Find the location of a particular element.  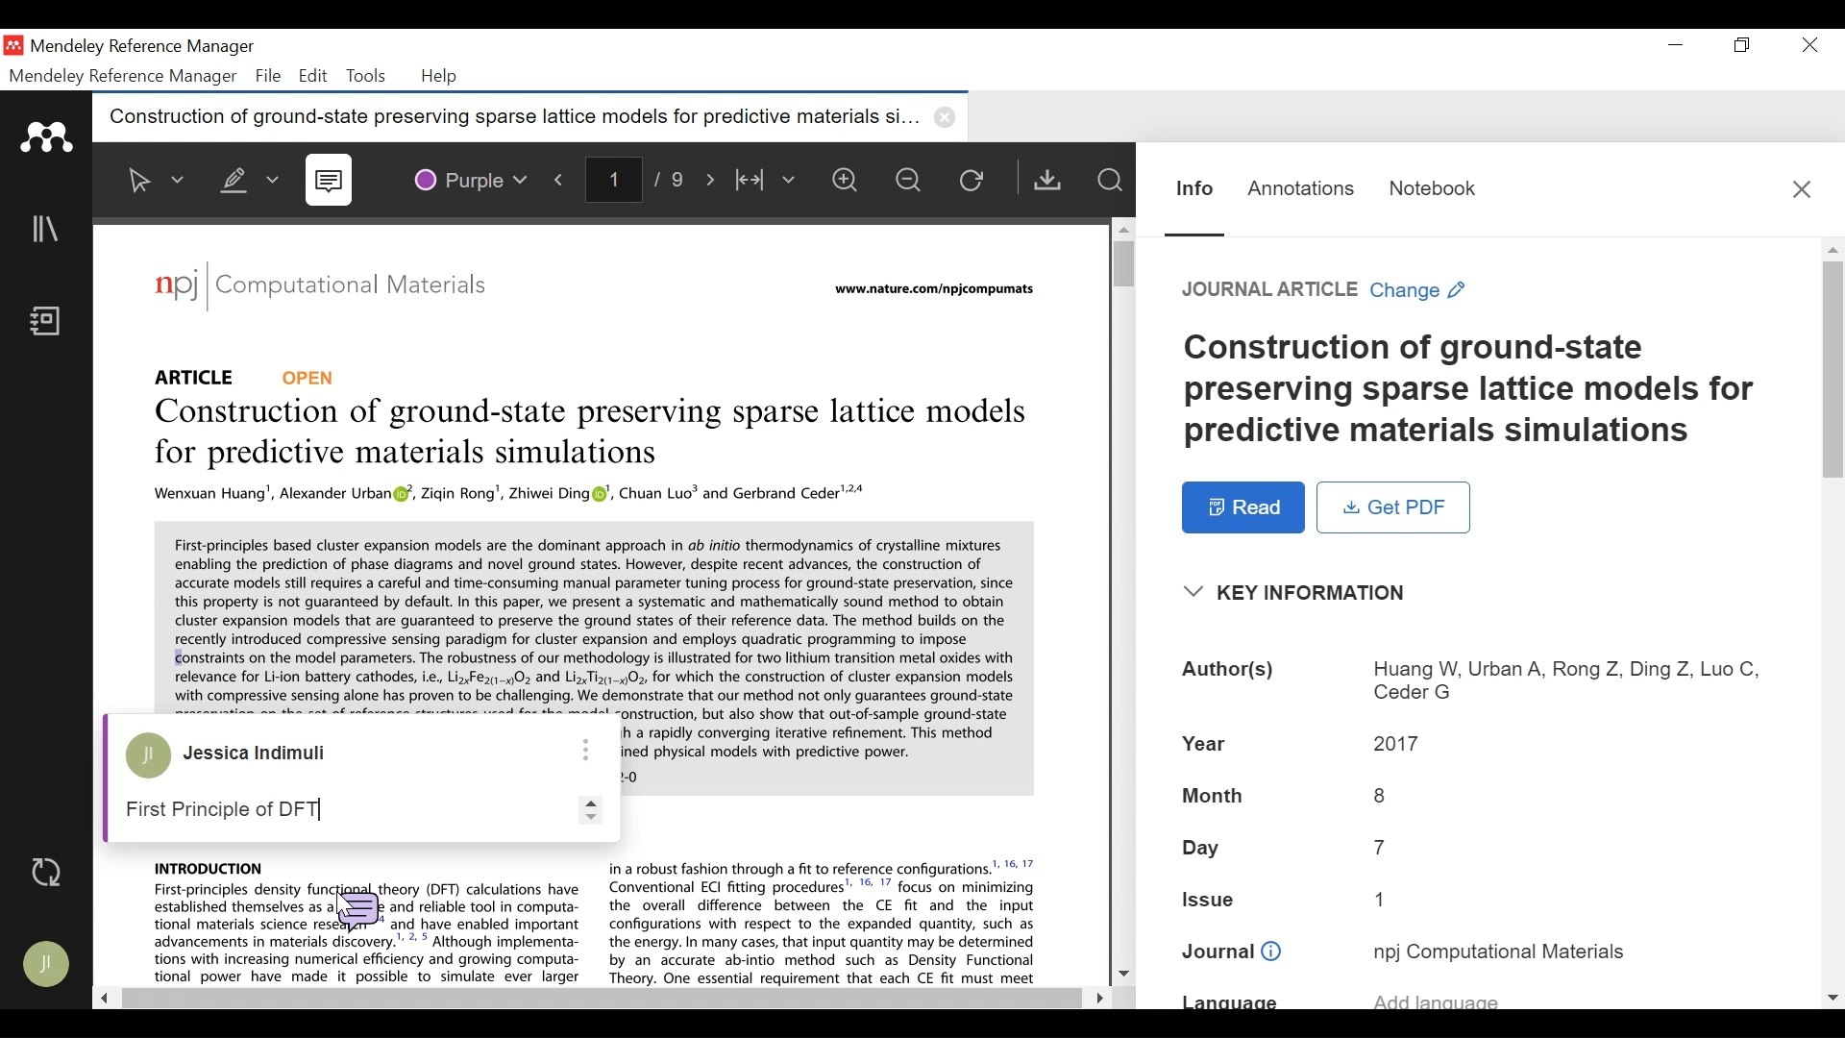

Zoom out is located at coordinates (916, 183).